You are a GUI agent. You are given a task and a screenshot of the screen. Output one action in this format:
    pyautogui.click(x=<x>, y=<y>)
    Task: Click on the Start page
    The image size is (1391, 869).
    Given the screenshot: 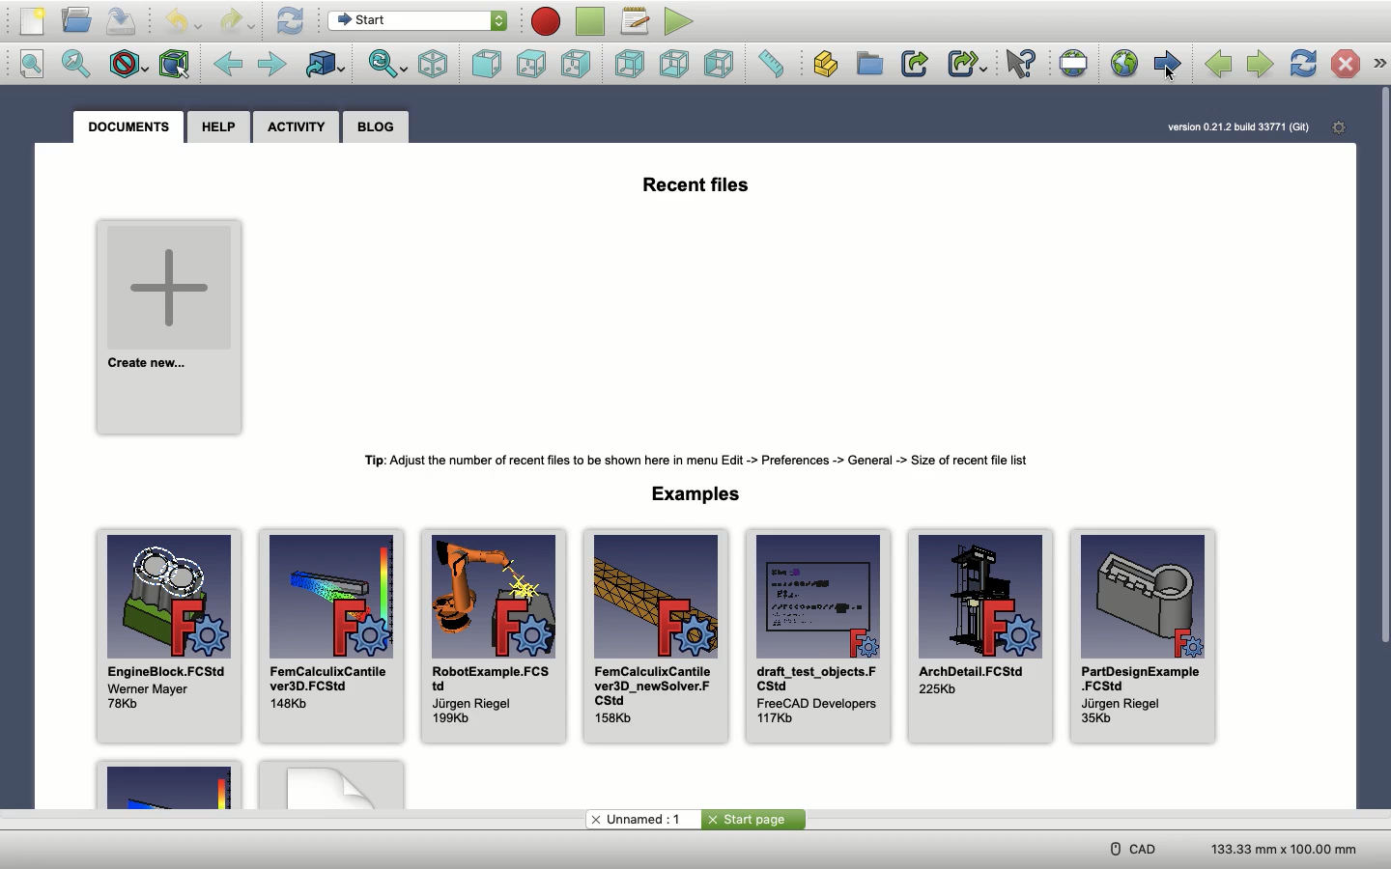 What is the action you would take?
    pyautogui.click(x=1167, y=64)
    